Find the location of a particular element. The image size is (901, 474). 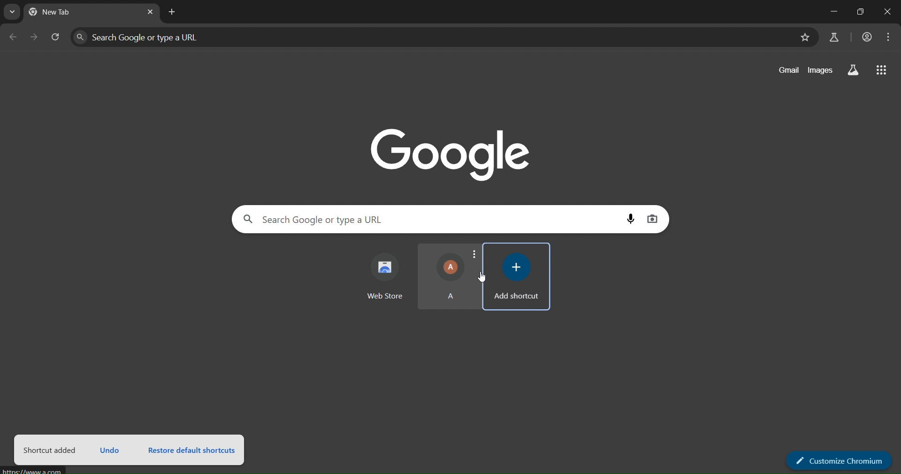

close tab is located at coordinates (151, 13).